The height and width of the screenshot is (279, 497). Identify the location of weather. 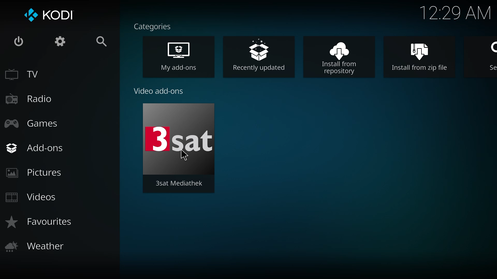
(36, 245).